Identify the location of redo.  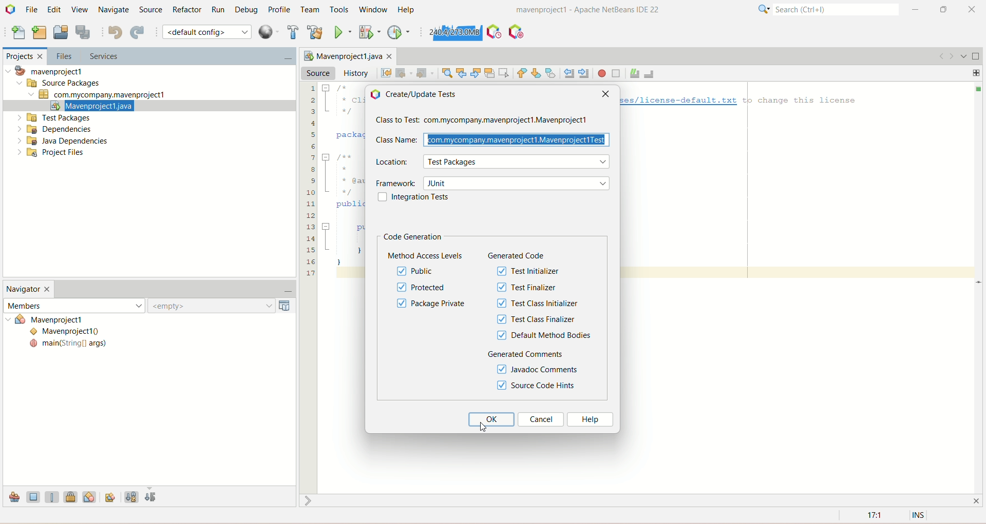
(139, 33).